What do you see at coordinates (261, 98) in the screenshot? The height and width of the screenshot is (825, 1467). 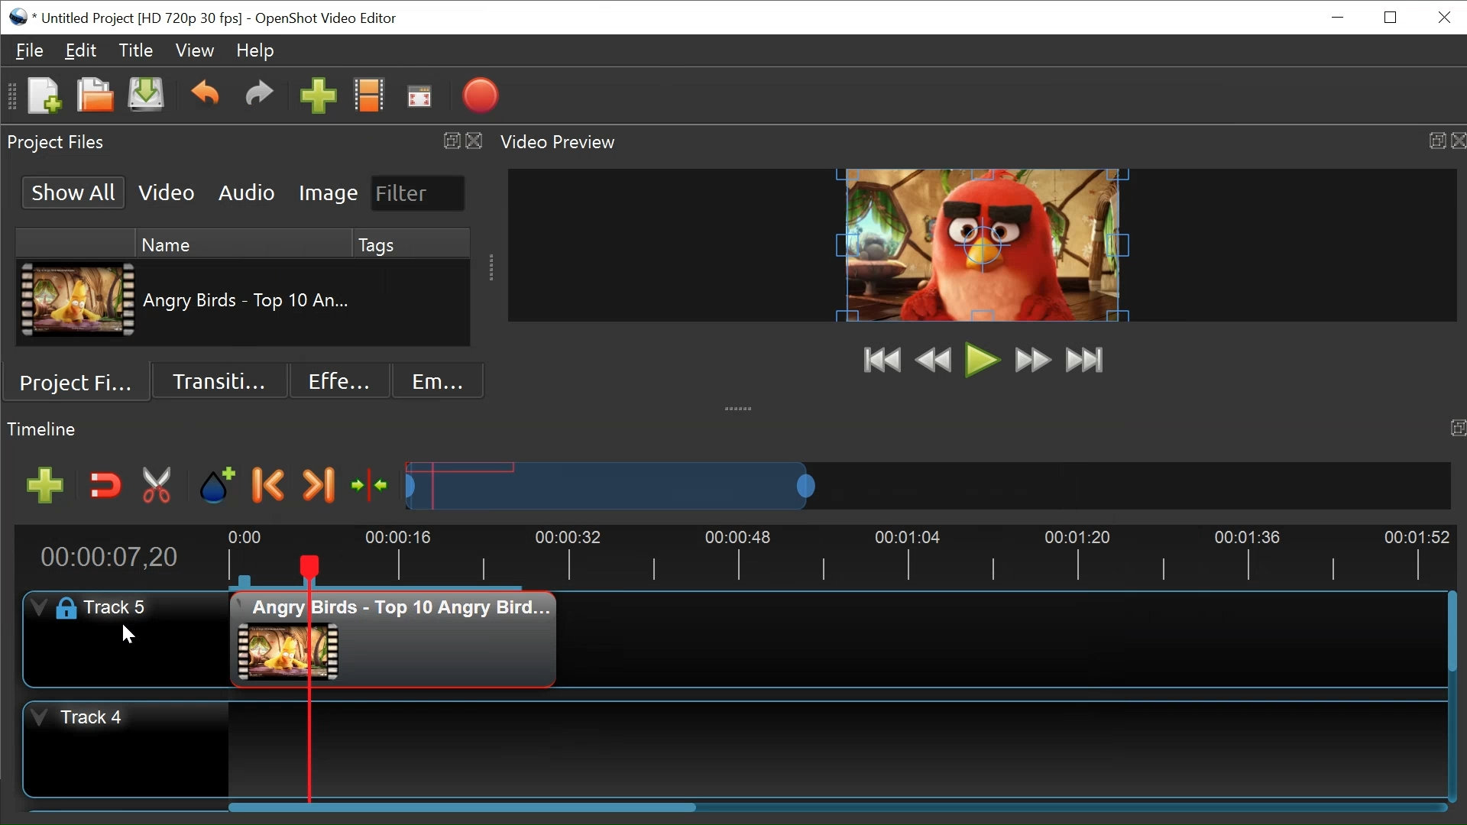 I see `Redo` at bounding box center [261, 98].